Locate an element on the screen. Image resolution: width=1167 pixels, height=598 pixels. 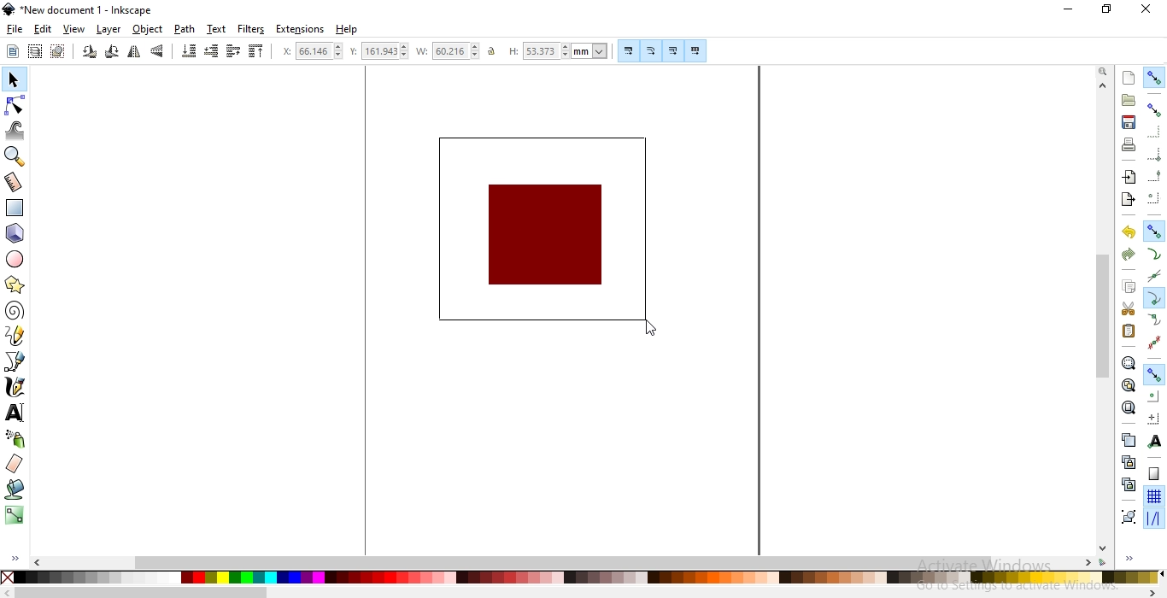
draw freehand lines is located at coordinates (15, 336).